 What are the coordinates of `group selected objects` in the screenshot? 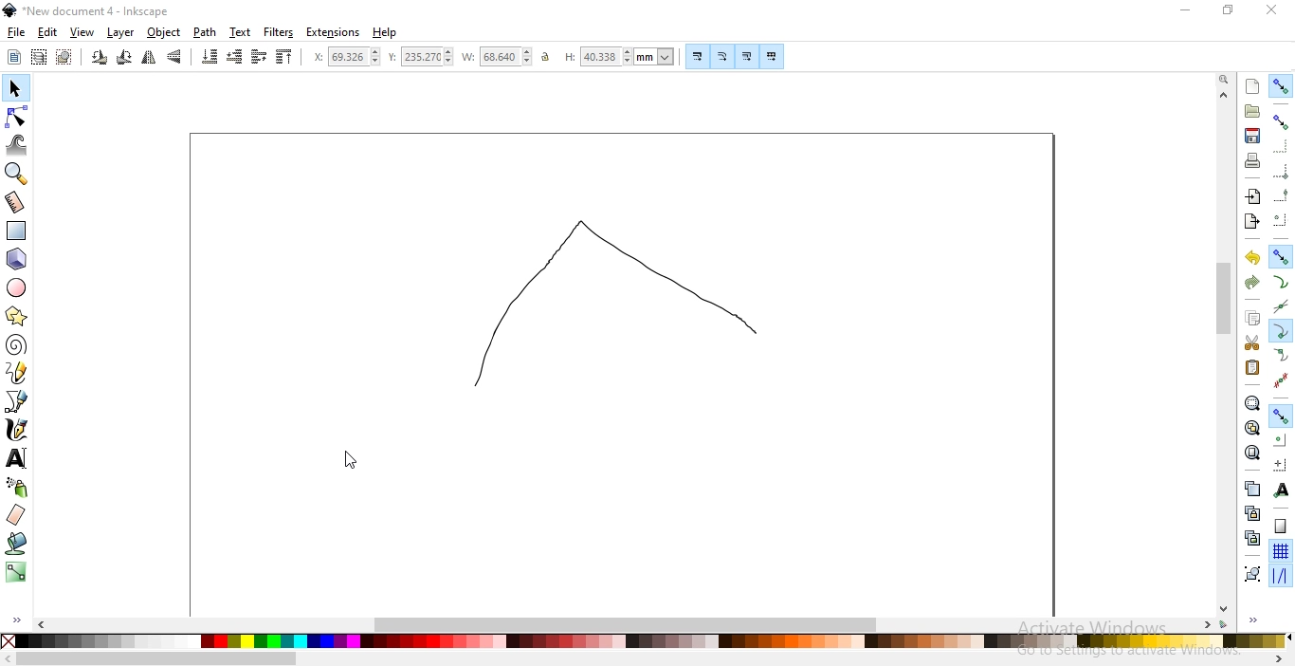 It's located at (1252, 573).